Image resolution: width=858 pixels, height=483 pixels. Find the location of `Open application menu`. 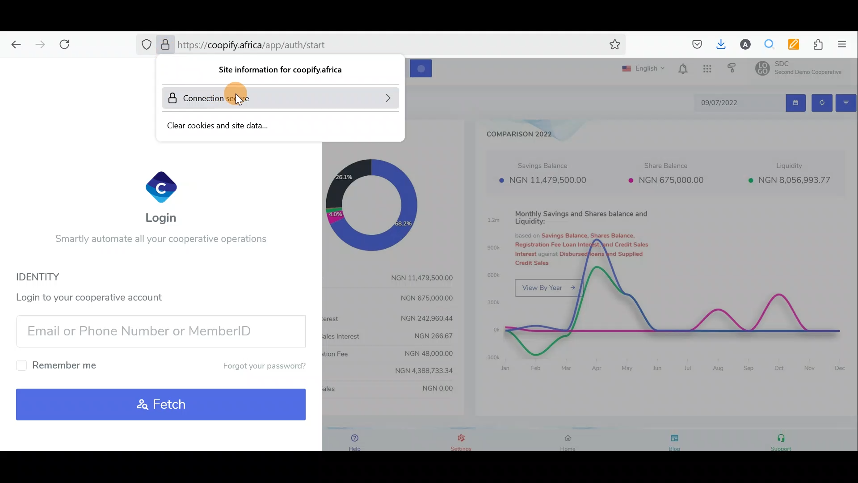

Open application menu is located at coordinates (845, 45).